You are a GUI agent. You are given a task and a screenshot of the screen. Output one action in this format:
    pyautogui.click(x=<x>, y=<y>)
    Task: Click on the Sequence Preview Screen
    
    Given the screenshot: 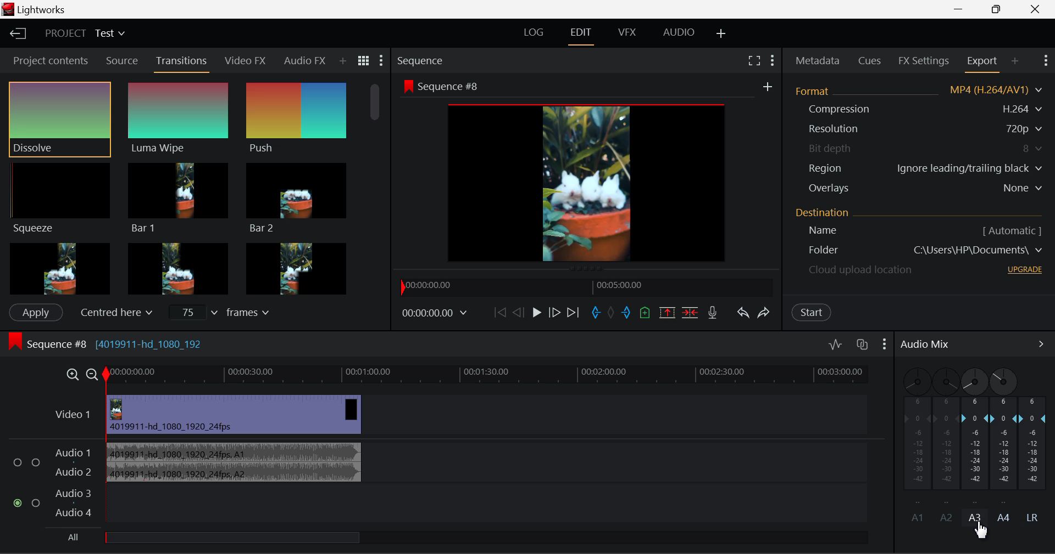 What is the action you would take?
    pyautogui.click(x=588, y=172)
    